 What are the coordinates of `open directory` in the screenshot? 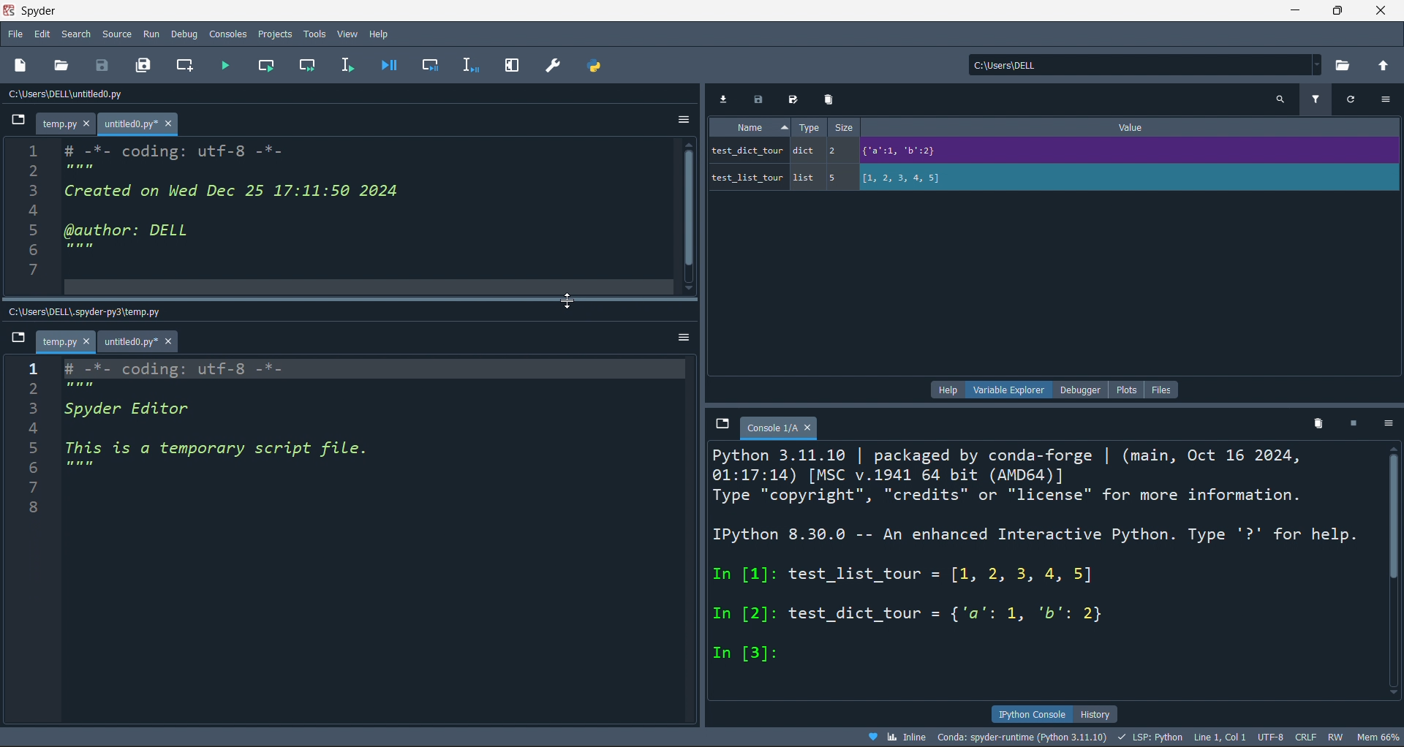 It's located at (1346, 64).